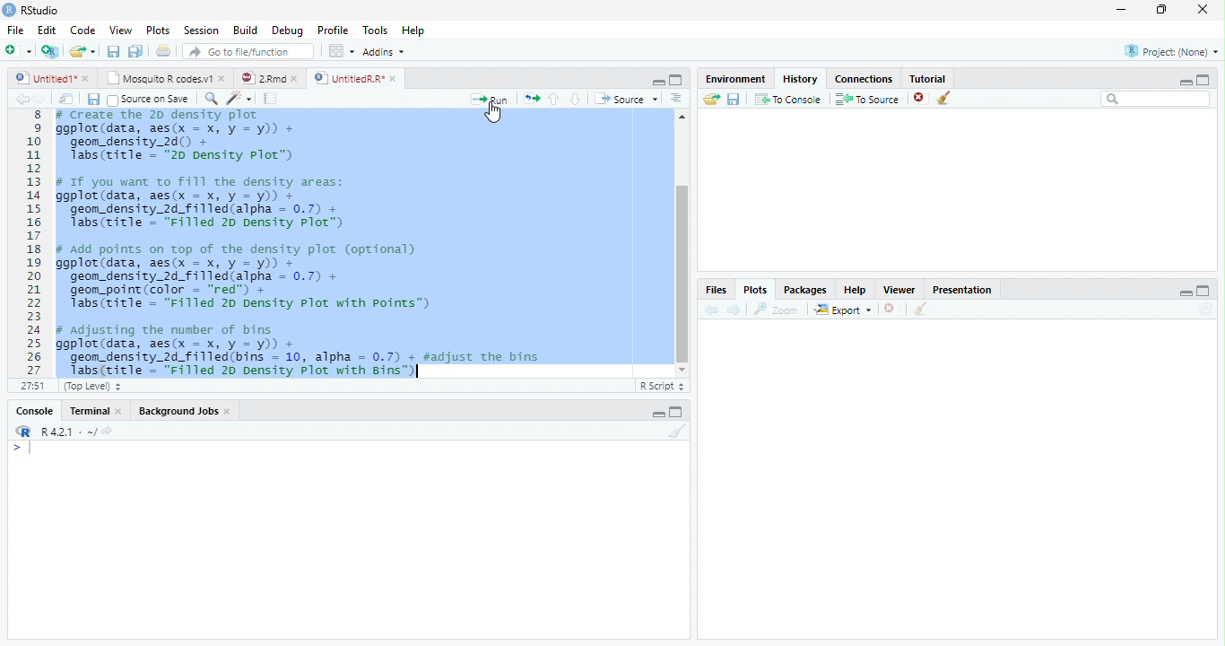 The width and height of the screenshot is (1225, 646). What do you see at coordinates (340, 51) in the screenshot?
I see `wrokspace pan` at bounding box center [340, 51].